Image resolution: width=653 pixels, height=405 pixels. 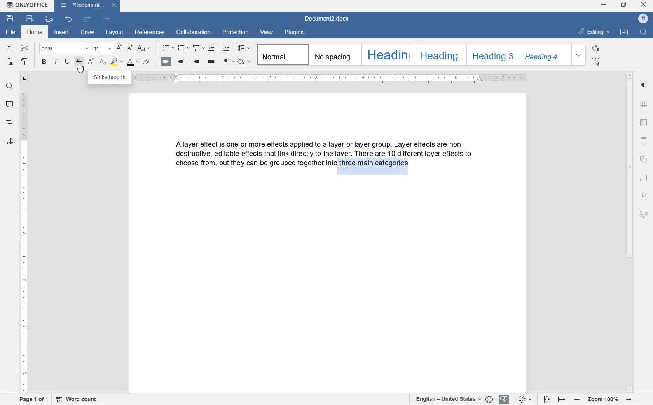 What do you see at coordinates (644, 142) in the screenshot?
I see `header and footer` at bounding box center [644, 142].